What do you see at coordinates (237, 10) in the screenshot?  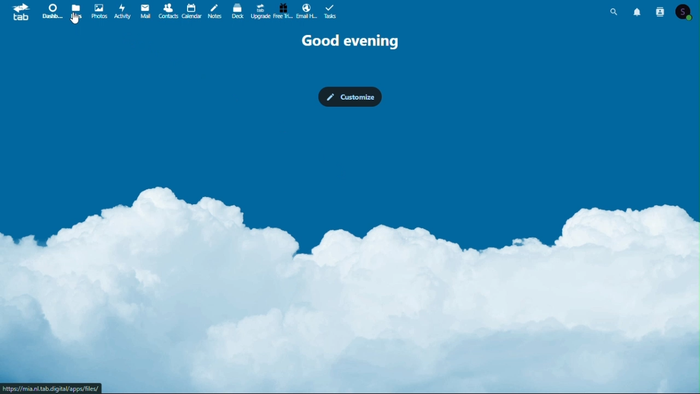 I see `deck` at bounding box center [237, 10].